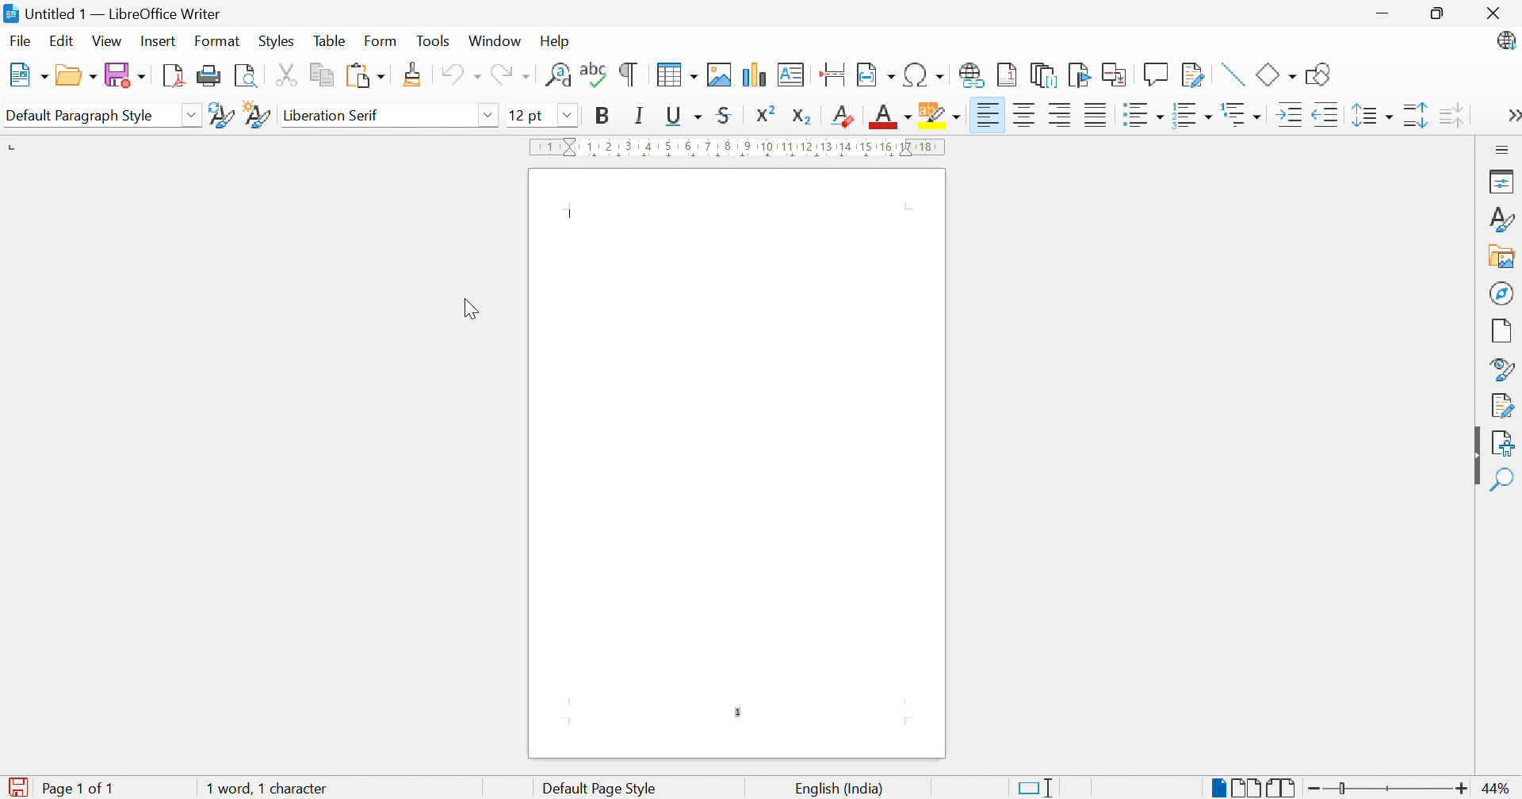 Image resolution: width=1522 pixels, height=799 pixels. What do you see at coordinates (718, 75) in the screenshot?
I see `Insert image` at bounding box center [718, 75].